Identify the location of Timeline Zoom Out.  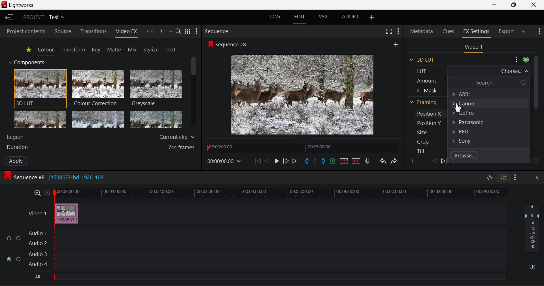
(47, 193).